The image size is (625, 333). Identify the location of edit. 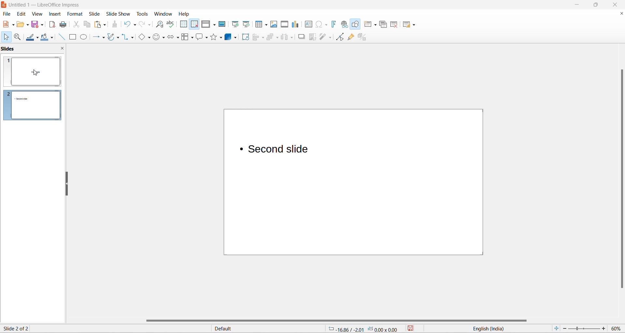
(22, 14).